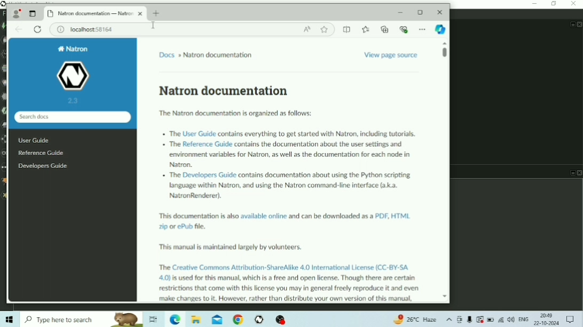  I want to click on Reference Guide, so click(39, 153).